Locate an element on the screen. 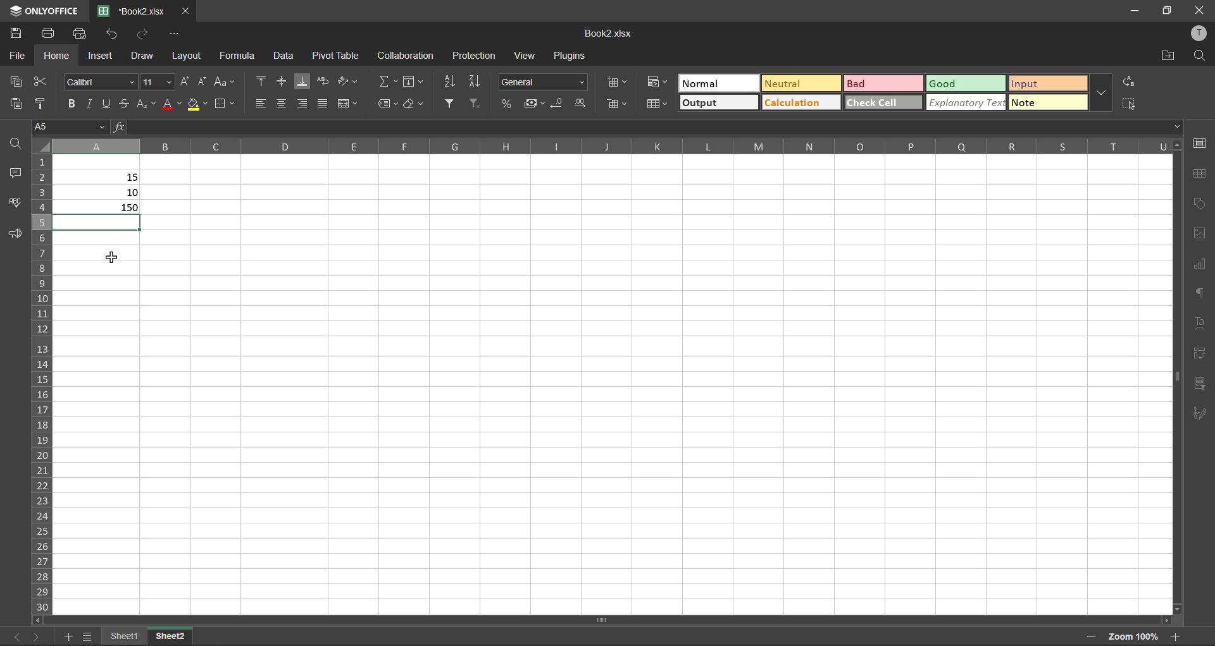 Image resolution: width=1215 pixels, height=646 pixels. cell settings is located at coordinates (1199, 142).